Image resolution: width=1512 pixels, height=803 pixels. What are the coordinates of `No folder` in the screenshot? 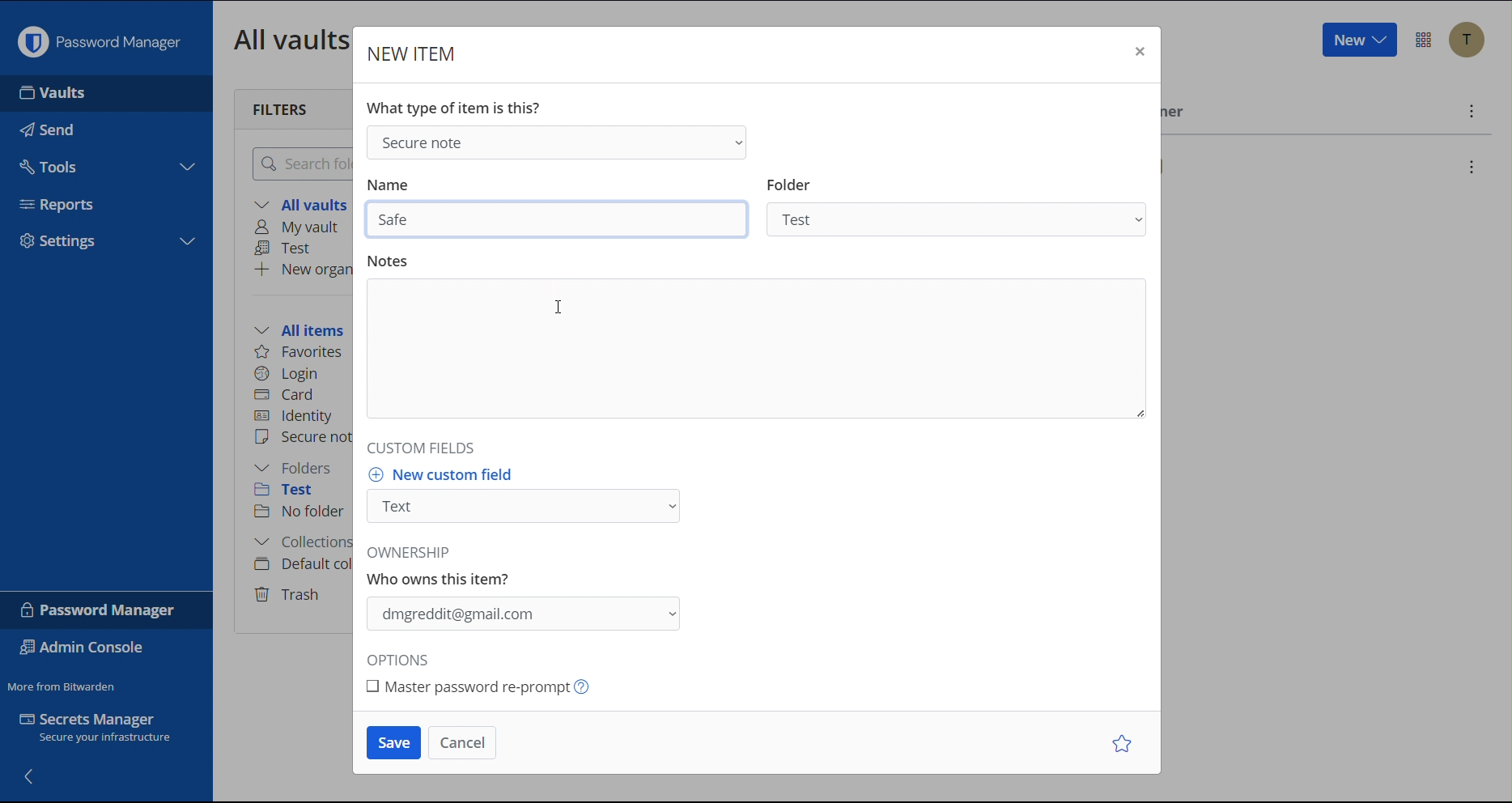 It's located at (301, 512).